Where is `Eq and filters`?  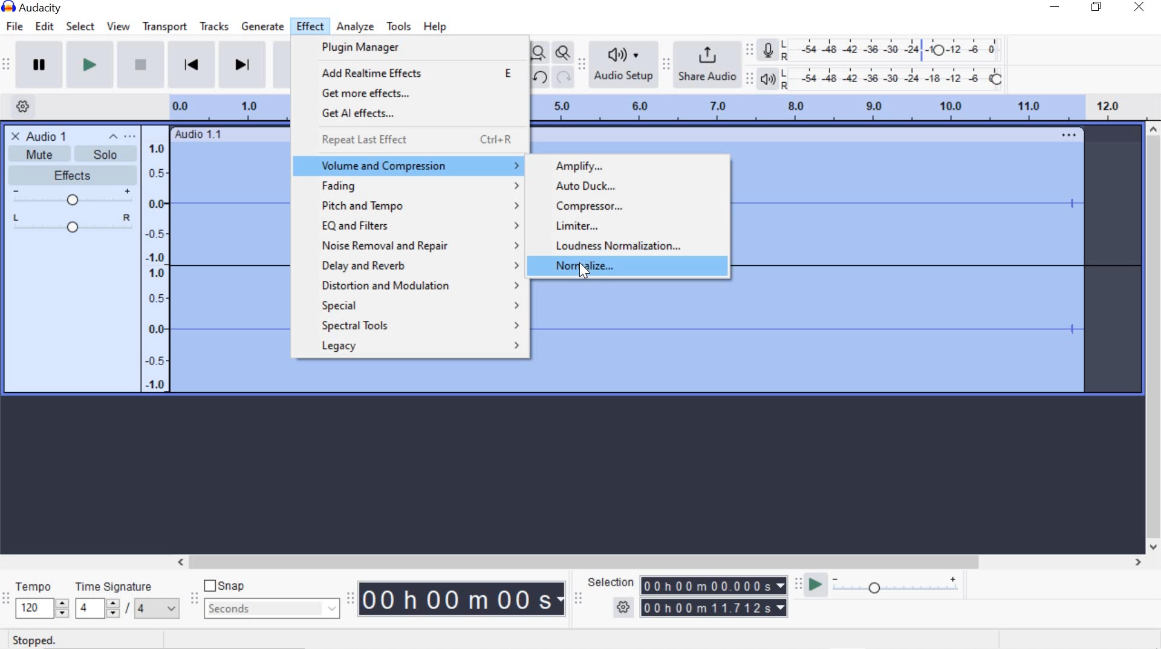
Eq and filters is located at coordinates (421, 226).